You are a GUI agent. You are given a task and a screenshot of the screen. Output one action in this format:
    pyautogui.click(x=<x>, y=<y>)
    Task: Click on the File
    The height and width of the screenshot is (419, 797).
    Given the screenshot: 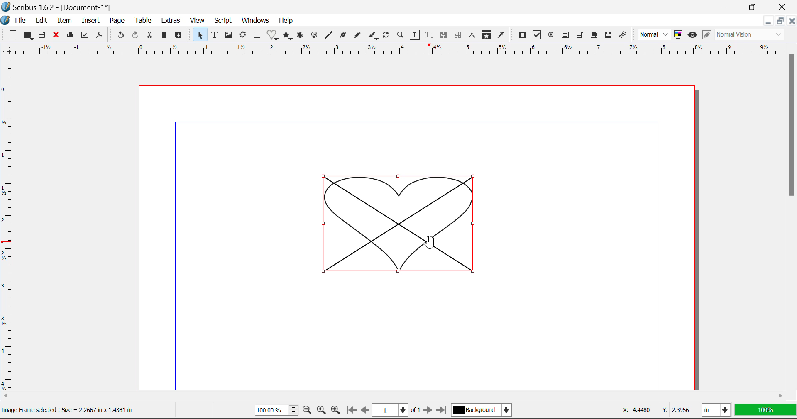 What is the action you would take?
    pyautogui.click(x=21, y=21)
    